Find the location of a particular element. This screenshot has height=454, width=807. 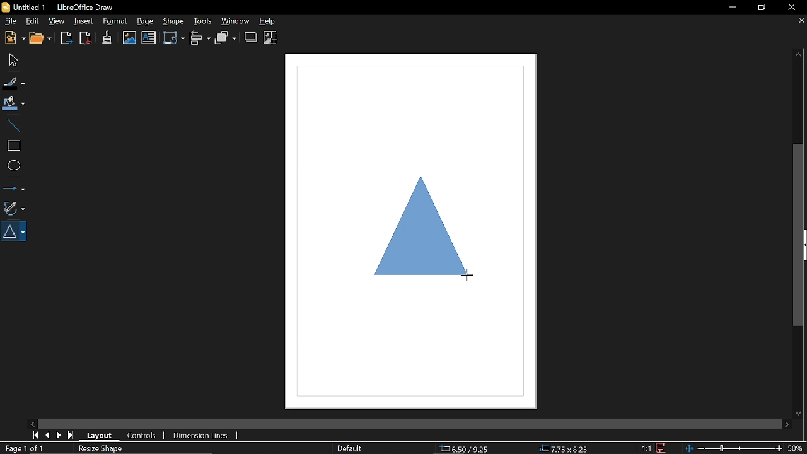

Insert is located at coordinates (84, 21).